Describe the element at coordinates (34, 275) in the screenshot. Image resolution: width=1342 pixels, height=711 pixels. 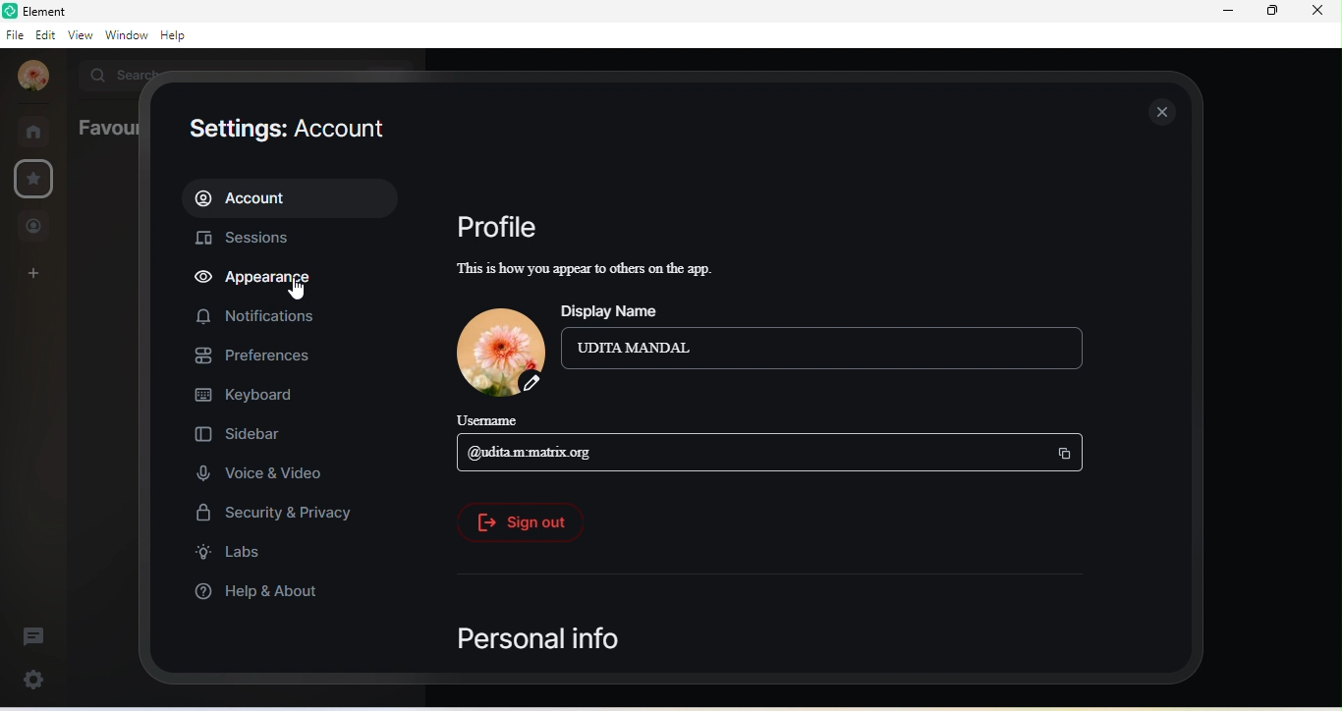
I see `create a space` at that location.